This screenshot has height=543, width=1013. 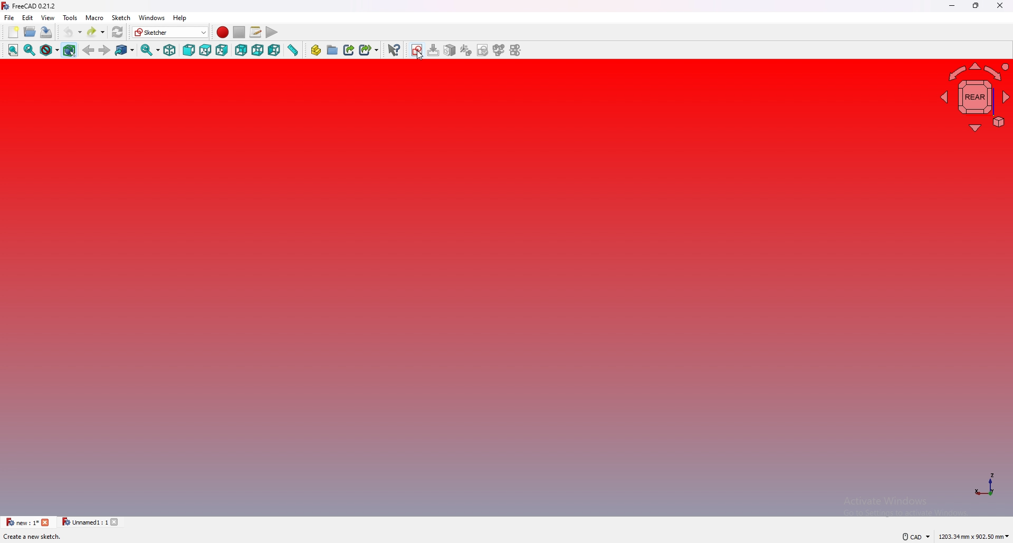 I want to click on file, so click(x=9, y=17).